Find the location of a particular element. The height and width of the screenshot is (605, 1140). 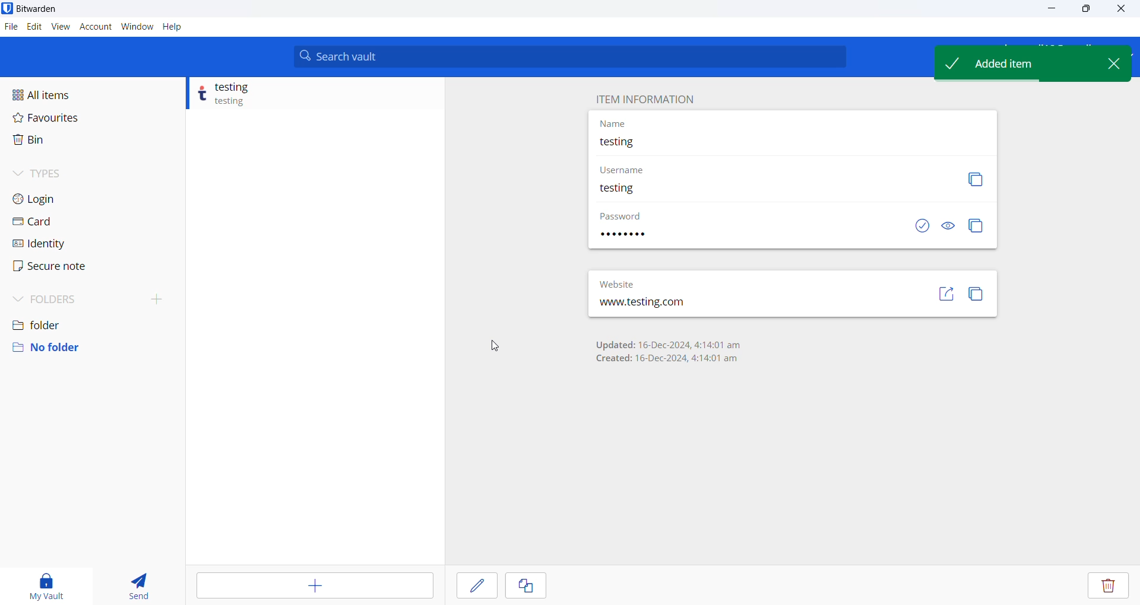

edit is located at coordinates (33, 27).